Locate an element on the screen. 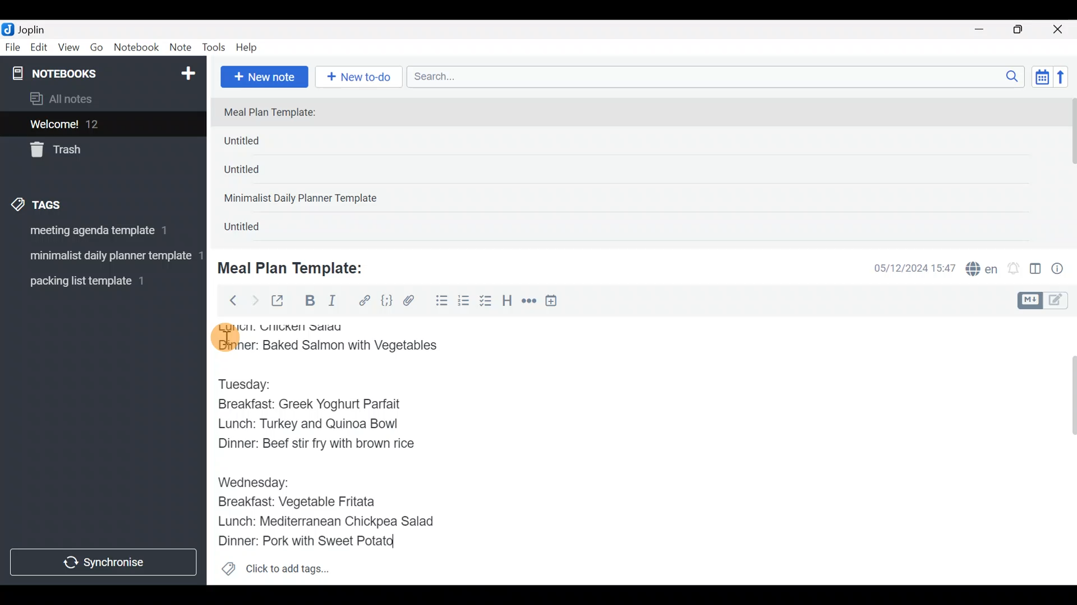 The width and height of the screenshot is (1077, 605). Breakfast: Vegetable Fritata is located at coordinates (305, 502).